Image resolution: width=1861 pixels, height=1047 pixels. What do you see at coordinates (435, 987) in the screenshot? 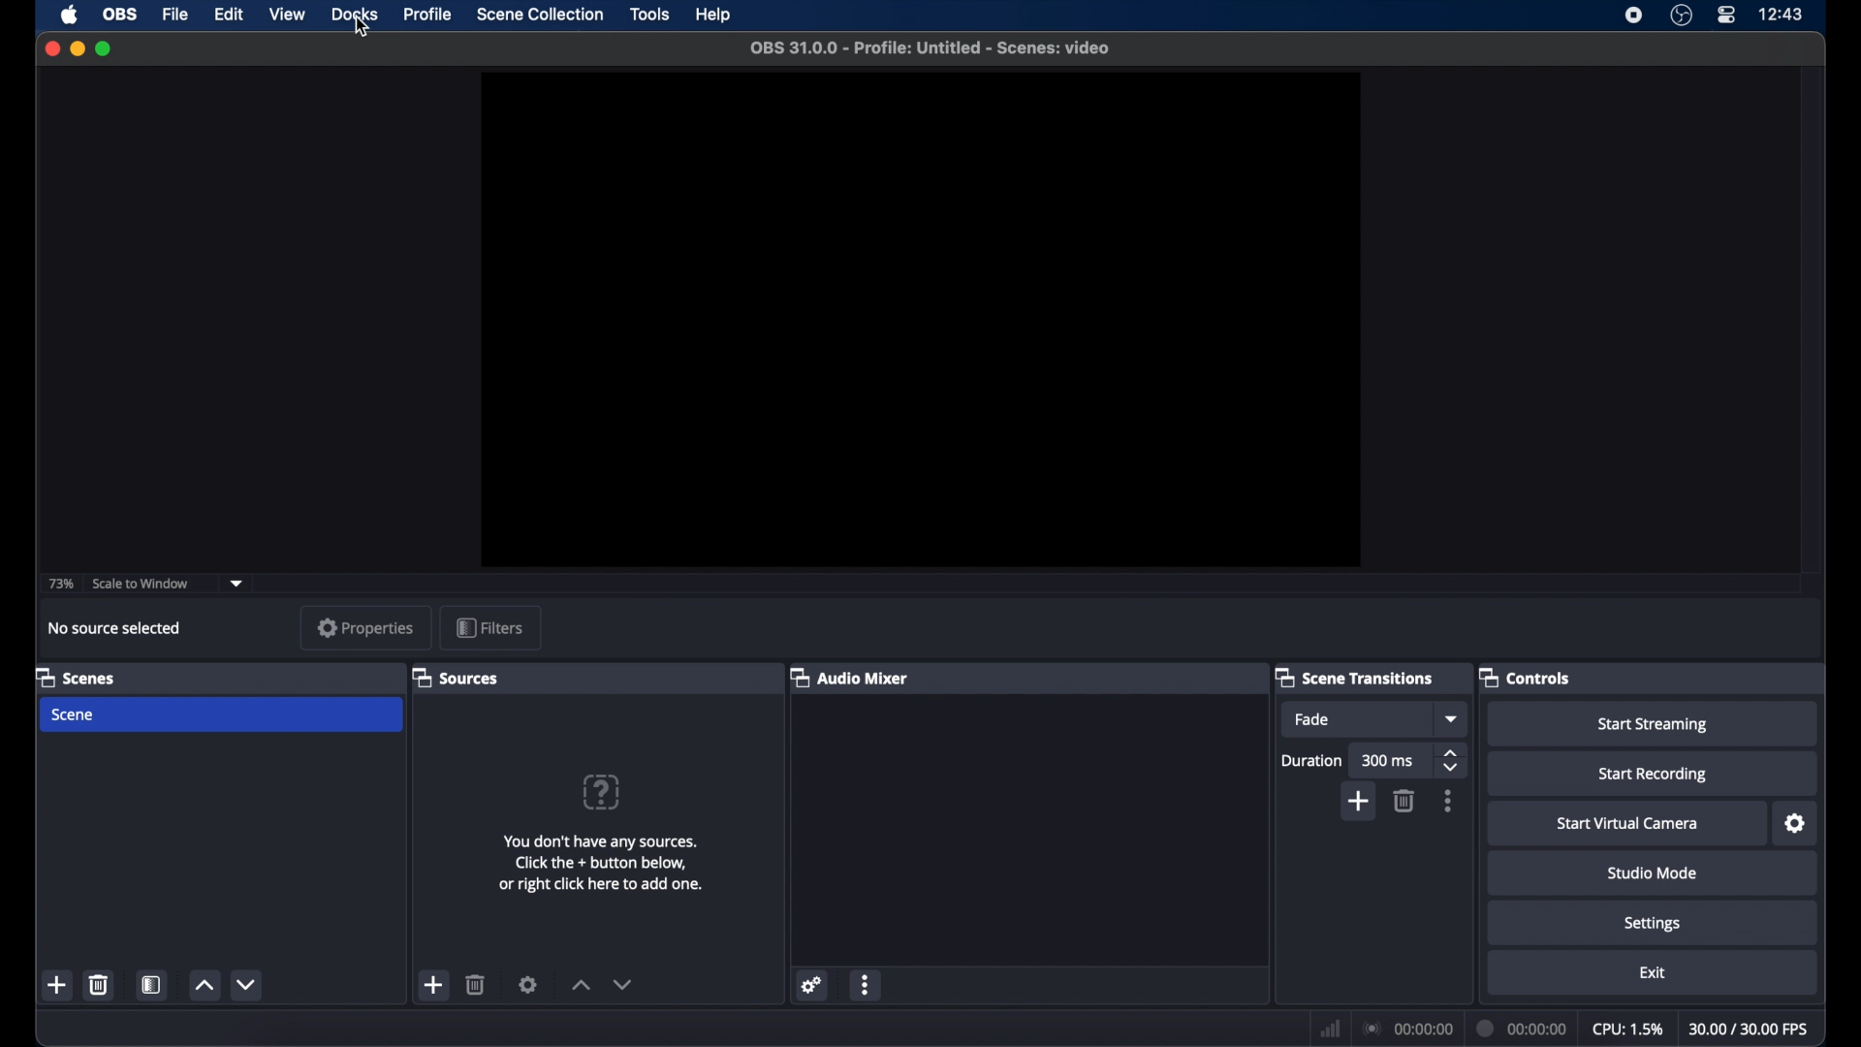
I see `add` at bounding box center [435, 987].